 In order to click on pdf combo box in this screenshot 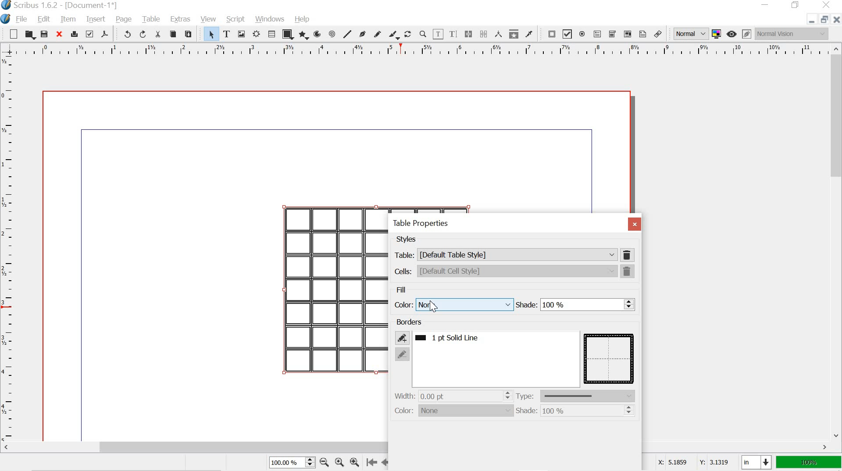, I will do `click(612, 34)`.